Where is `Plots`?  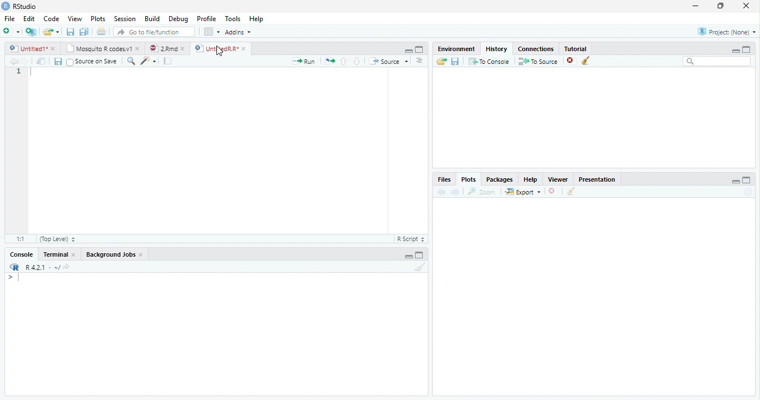
Plots is located at coordinates (97, 18).